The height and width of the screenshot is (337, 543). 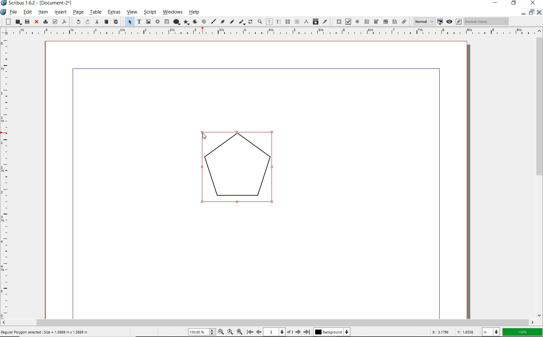 What do you see at coordinates (60, 12) in the screenshot?
I see `insert` at bounding box center [60, 12].